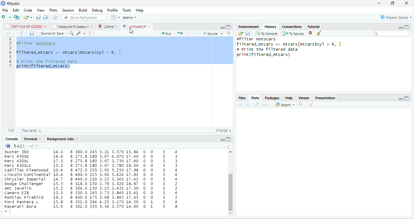  Describe the element at coordinates (50, 64) in the screenshot. I see `# print the filtered dataprint(filtered_mtcars)` at that location.